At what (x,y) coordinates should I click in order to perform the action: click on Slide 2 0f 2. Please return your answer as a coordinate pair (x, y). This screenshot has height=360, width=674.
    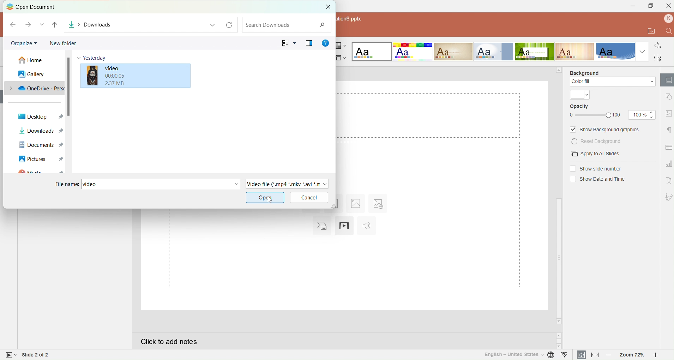
    Looking at the image, I should click on (48, 355).